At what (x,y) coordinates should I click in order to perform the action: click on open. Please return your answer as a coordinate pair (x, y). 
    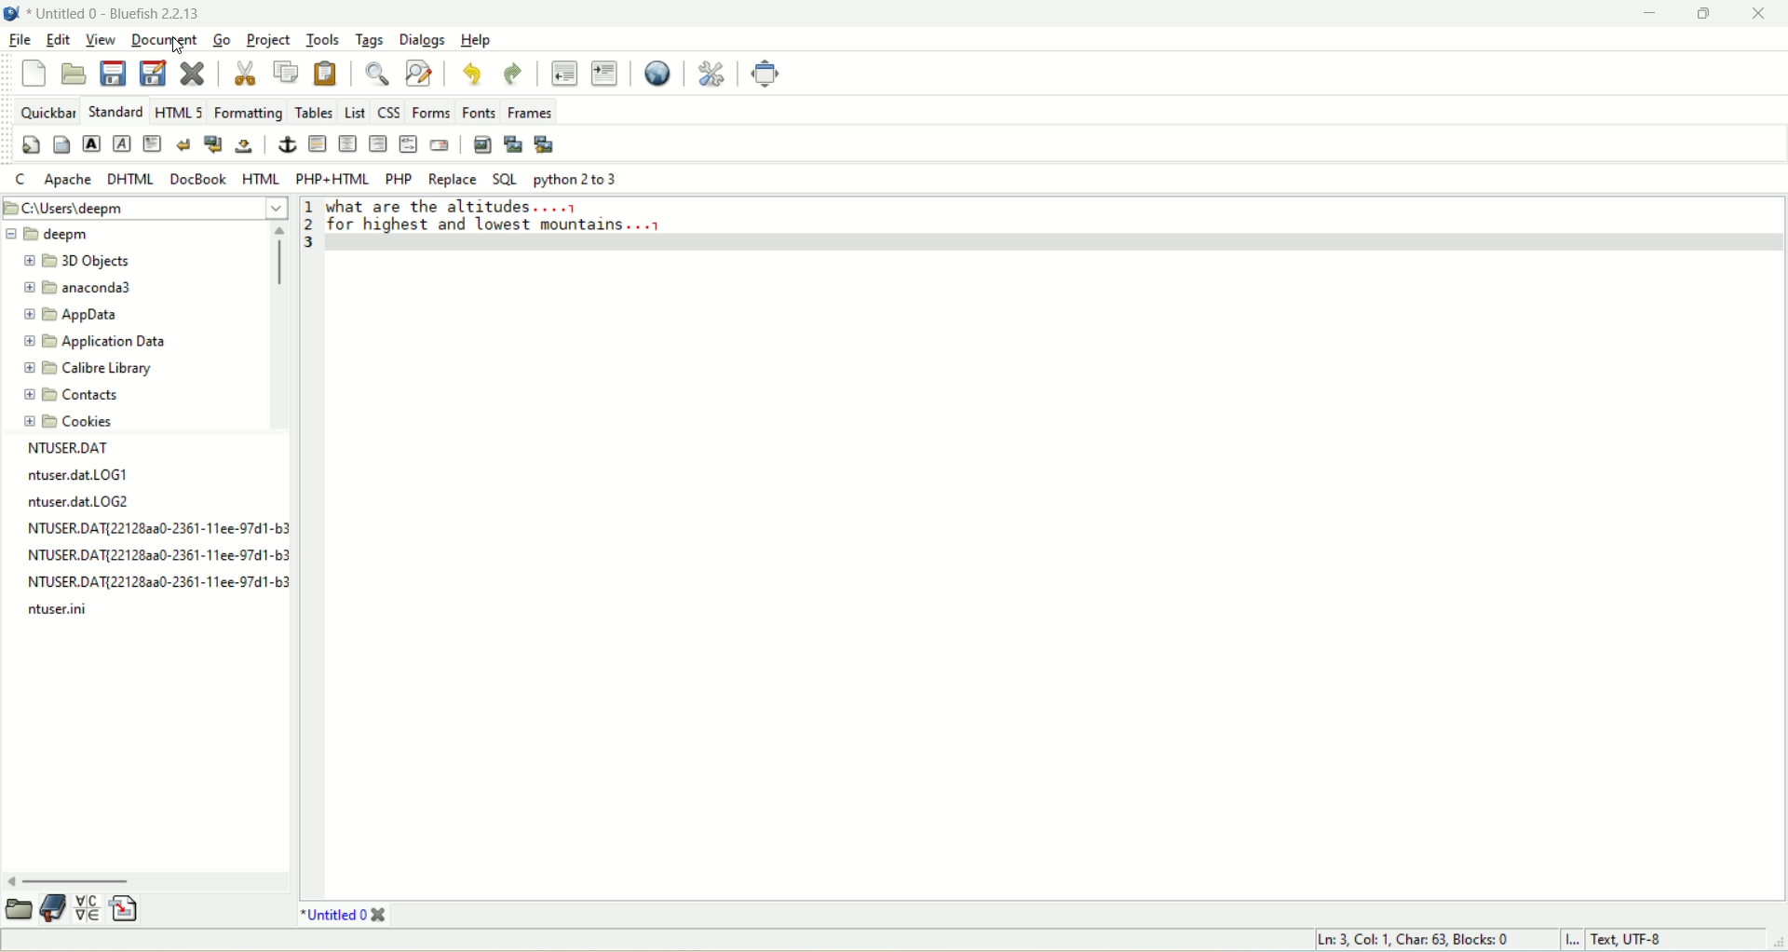
    Looking at the image, I should click on (15, 910).